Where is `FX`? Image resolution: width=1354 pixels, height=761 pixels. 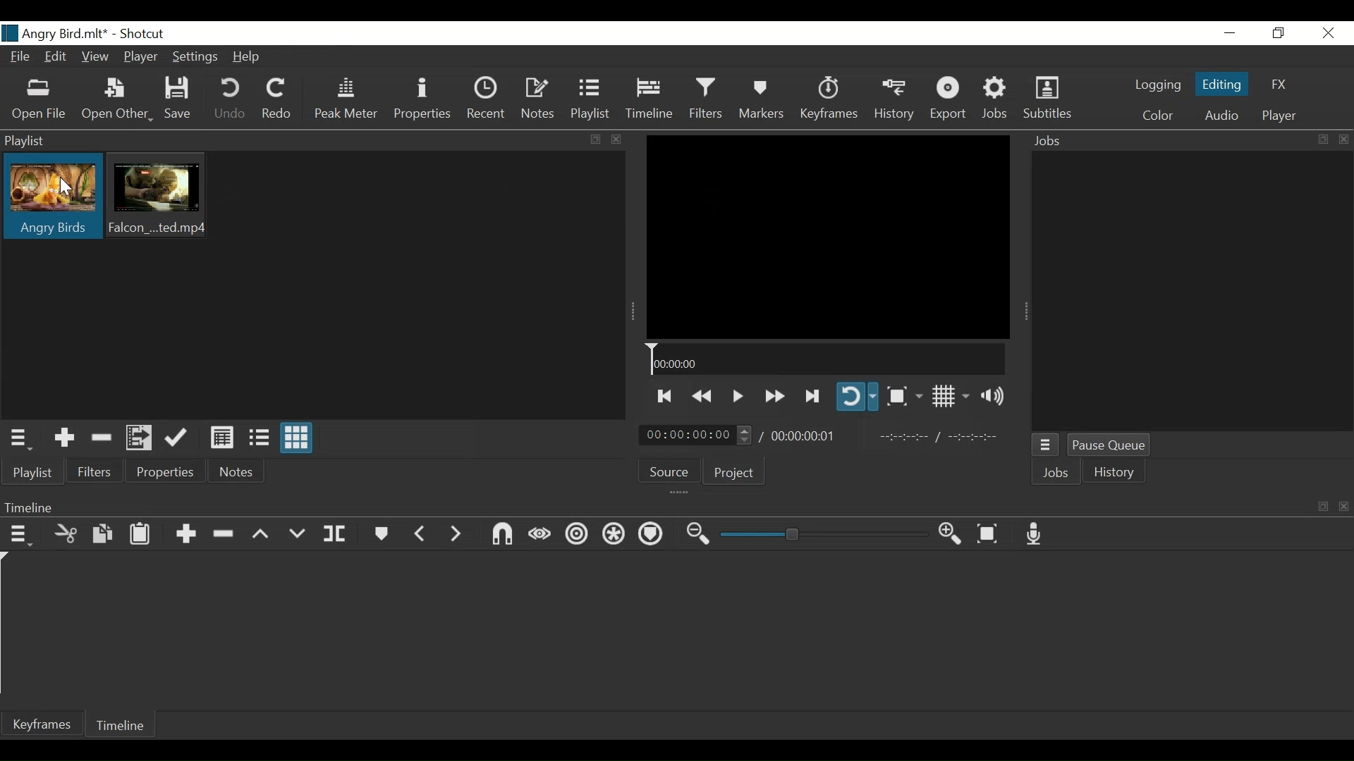 FX is located at coordinates (1279, 84).